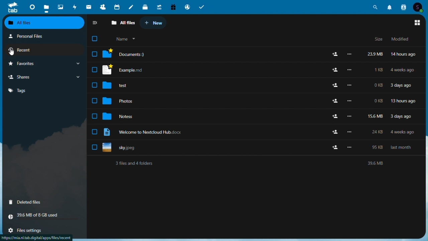 The image size is (428, 241). Describe the element at coordinates (24, 92) in the screenshot. I see `tags` at that location.